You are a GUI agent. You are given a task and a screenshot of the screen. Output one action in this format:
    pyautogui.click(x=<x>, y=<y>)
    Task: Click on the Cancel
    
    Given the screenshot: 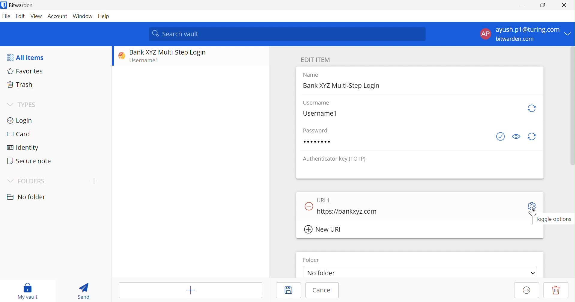 What is the action you would take?
    pyautogui.click(x=322, y=290)
    